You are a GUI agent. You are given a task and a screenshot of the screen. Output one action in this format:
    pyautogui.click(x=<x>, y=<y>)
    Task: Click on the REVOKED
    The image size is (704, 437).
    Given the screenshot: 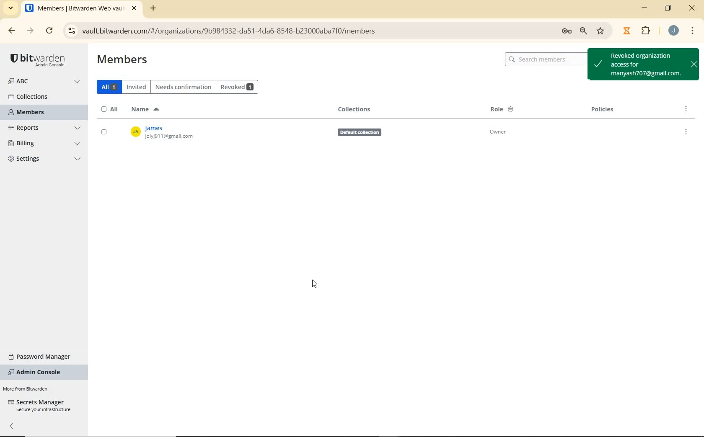 What is the action you would take?
    pyautogui.click(x=237, y=87)
    